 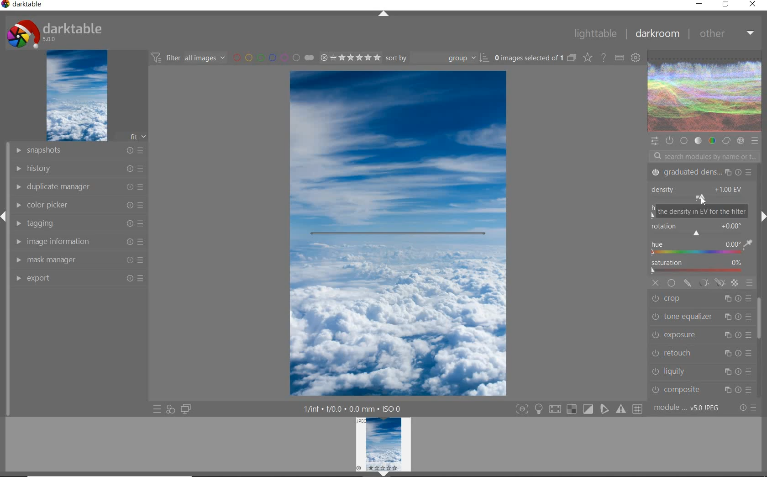 What do you see at coordinates (747, 407) in the screenshot?
I see `RESET OR PRESET & PREFERENCE` at bounding box center [747, 407].